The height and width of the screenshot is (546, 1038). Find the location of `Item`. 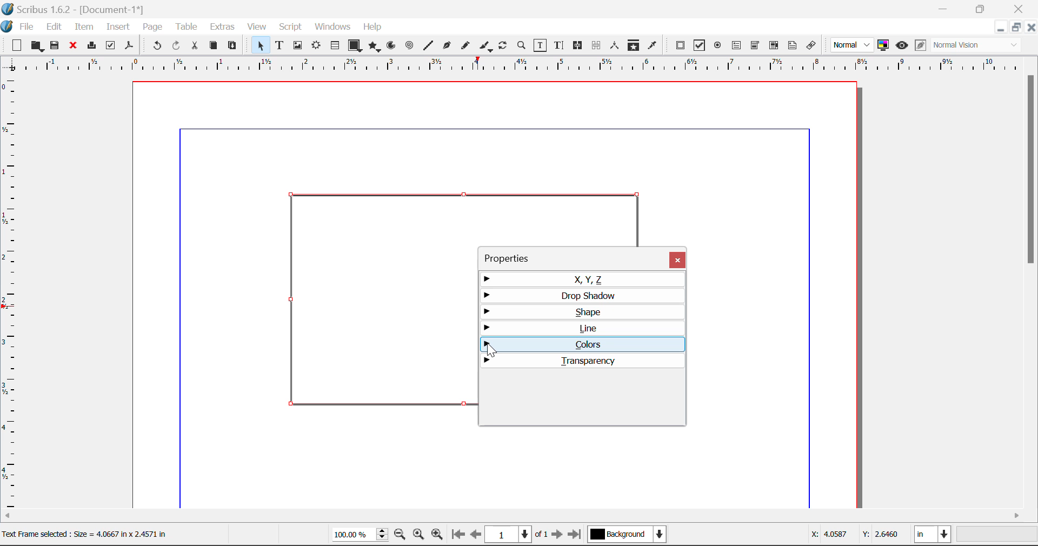

Item is located at coordinates (82, 25).